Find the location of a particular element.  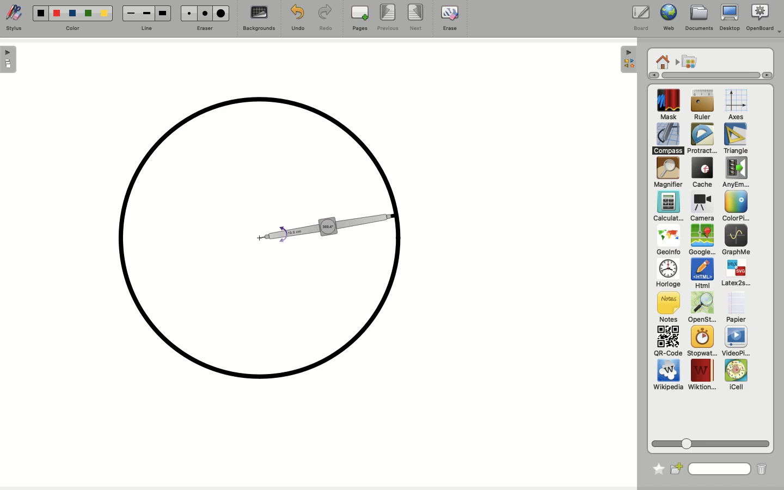

color 4 is located at coordinates (88, 14).